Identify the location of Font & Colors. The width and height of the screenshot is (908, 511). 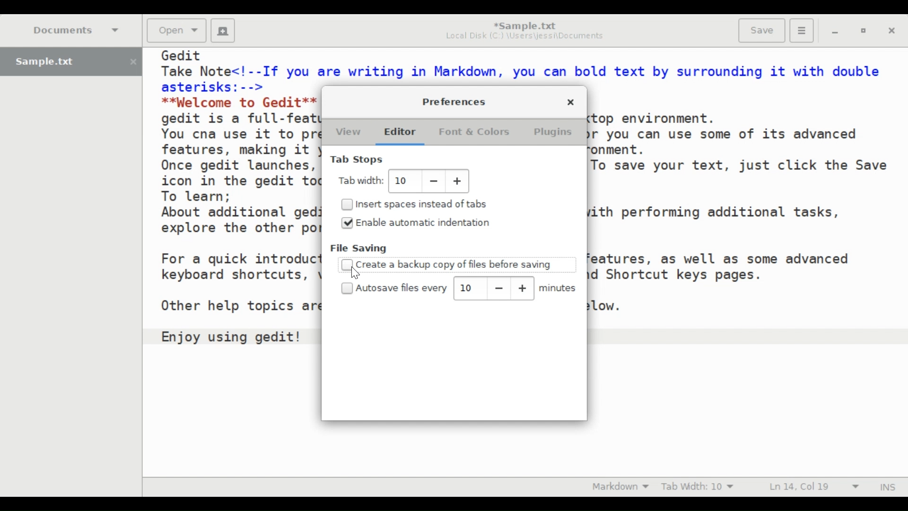
(473, 133).